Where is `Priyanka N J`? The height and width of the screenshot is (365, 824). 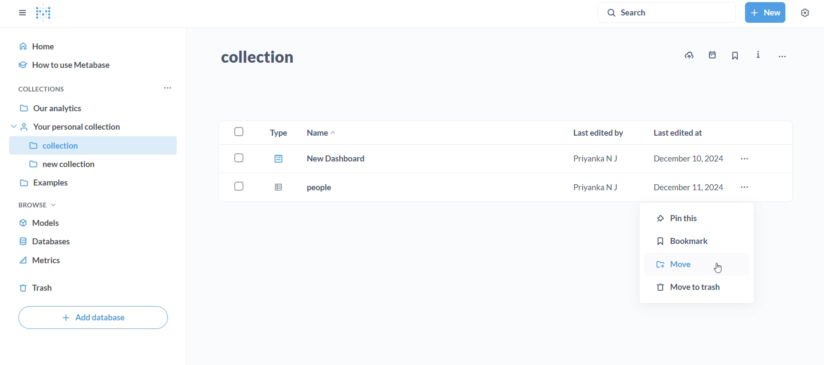
Priyanka N J is located at coordinates (595, 159).